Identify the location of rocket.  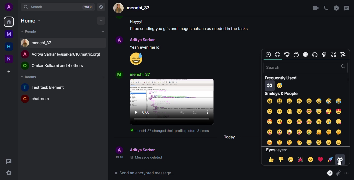
(330, 160).